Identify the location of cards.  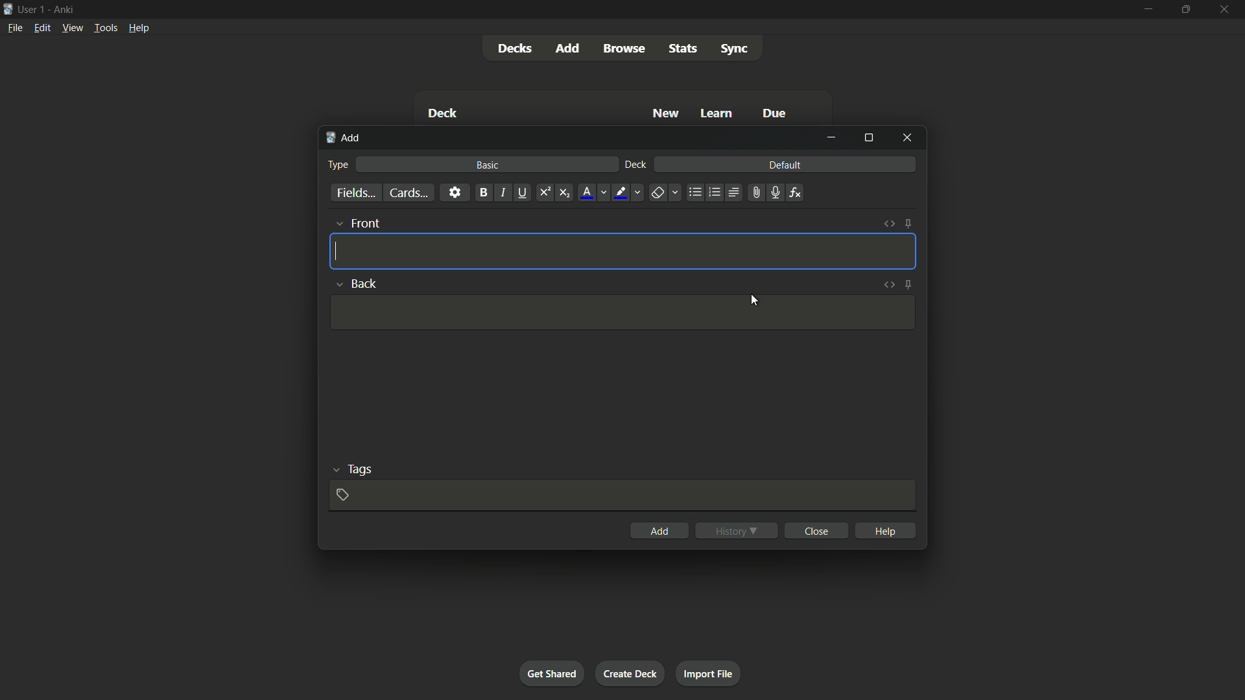
(408, 193).